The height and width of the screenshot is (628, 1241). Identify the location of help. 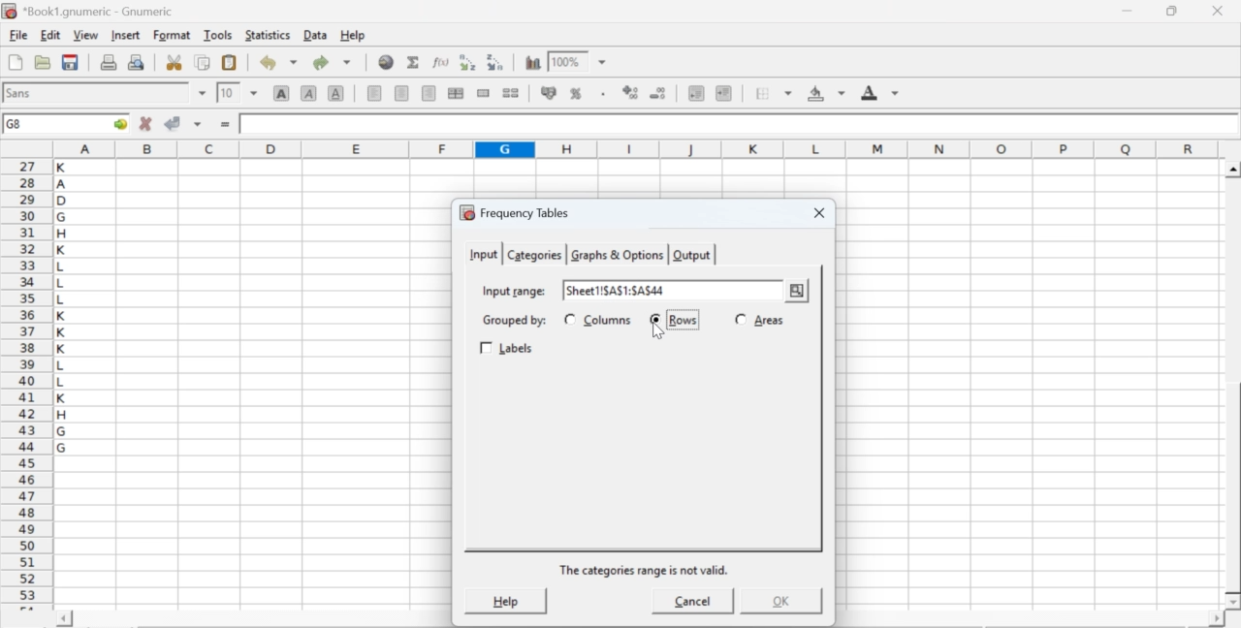
(355, 36).